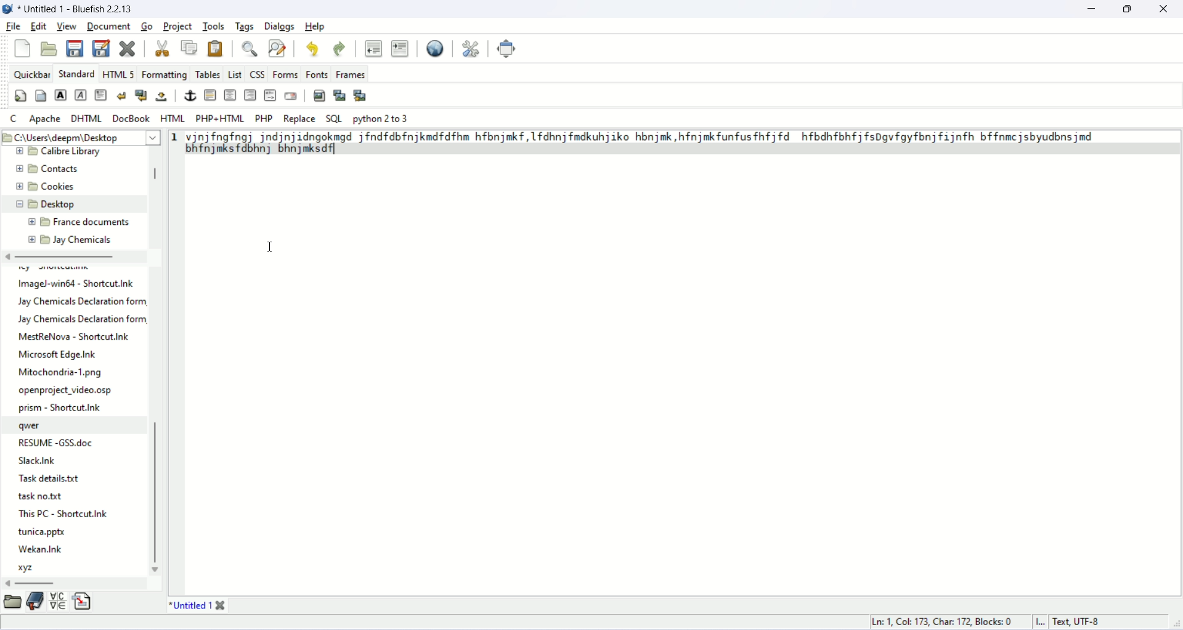  Describe the element at coordinates (76, 73) in the screenshot. I see `STANDARD` at that location.